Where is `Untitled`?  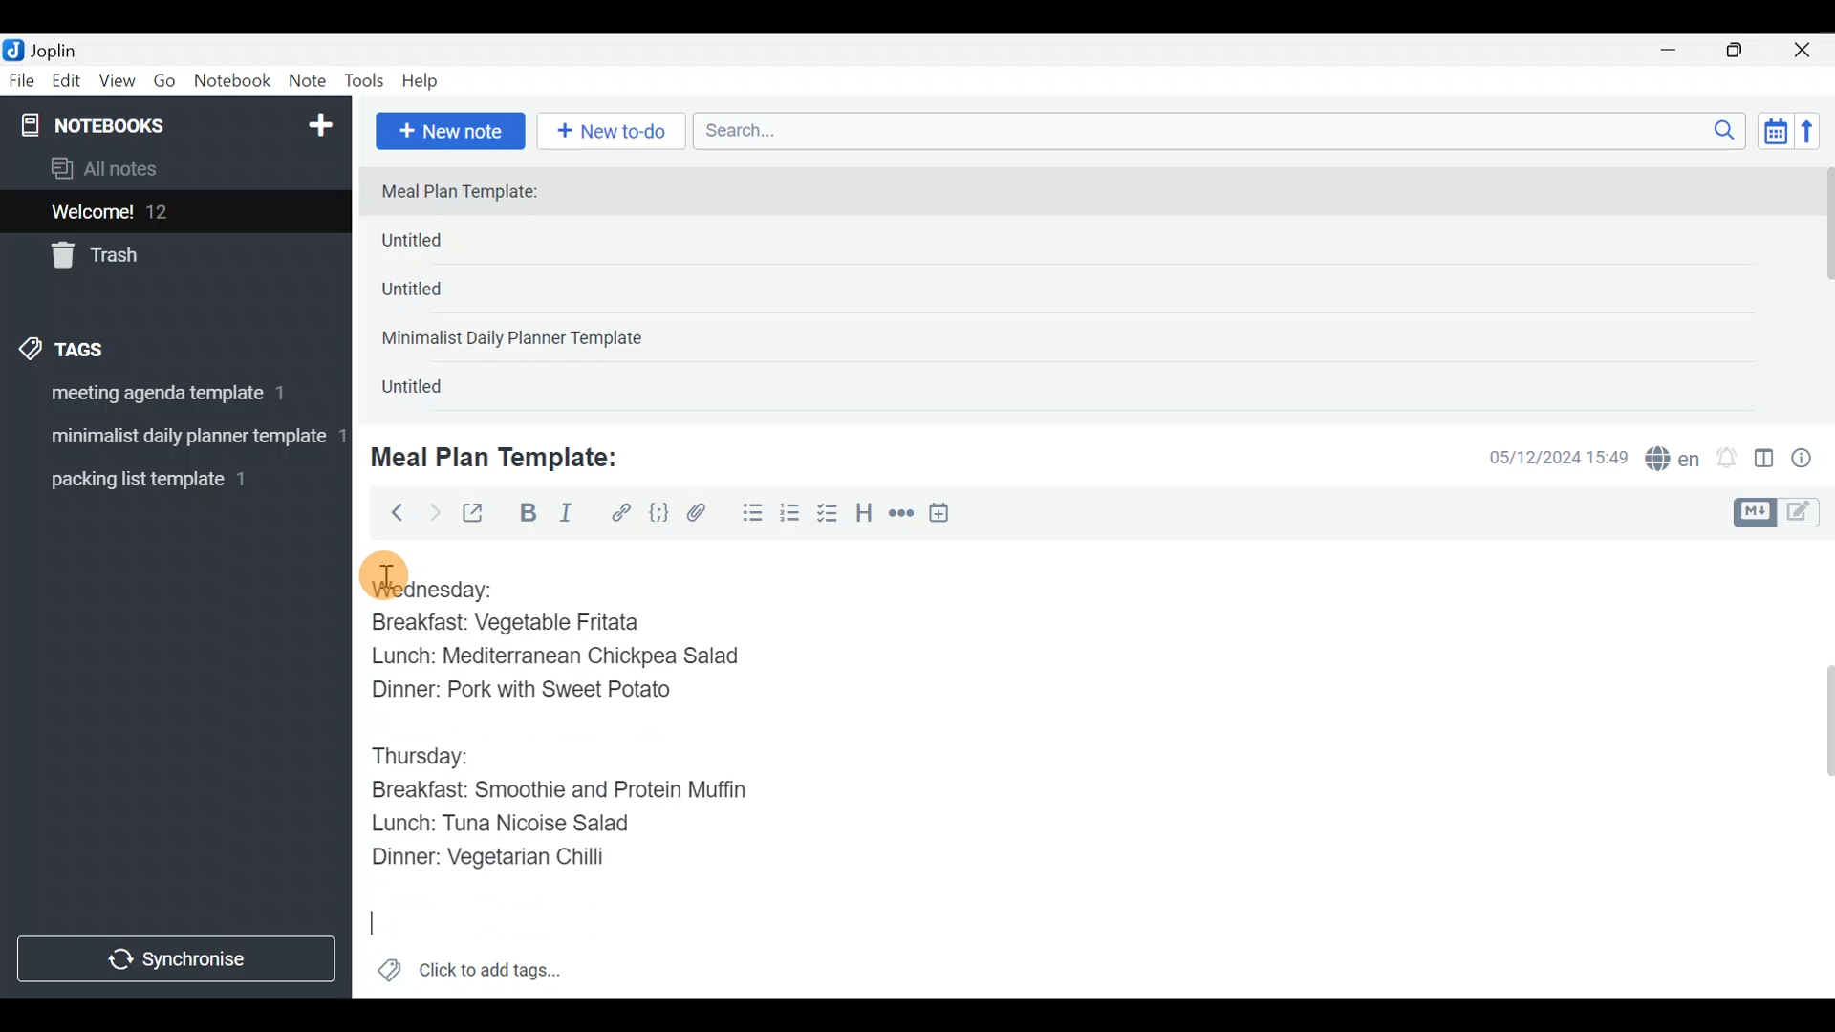 Untitled is located at coordinates (434, 391).